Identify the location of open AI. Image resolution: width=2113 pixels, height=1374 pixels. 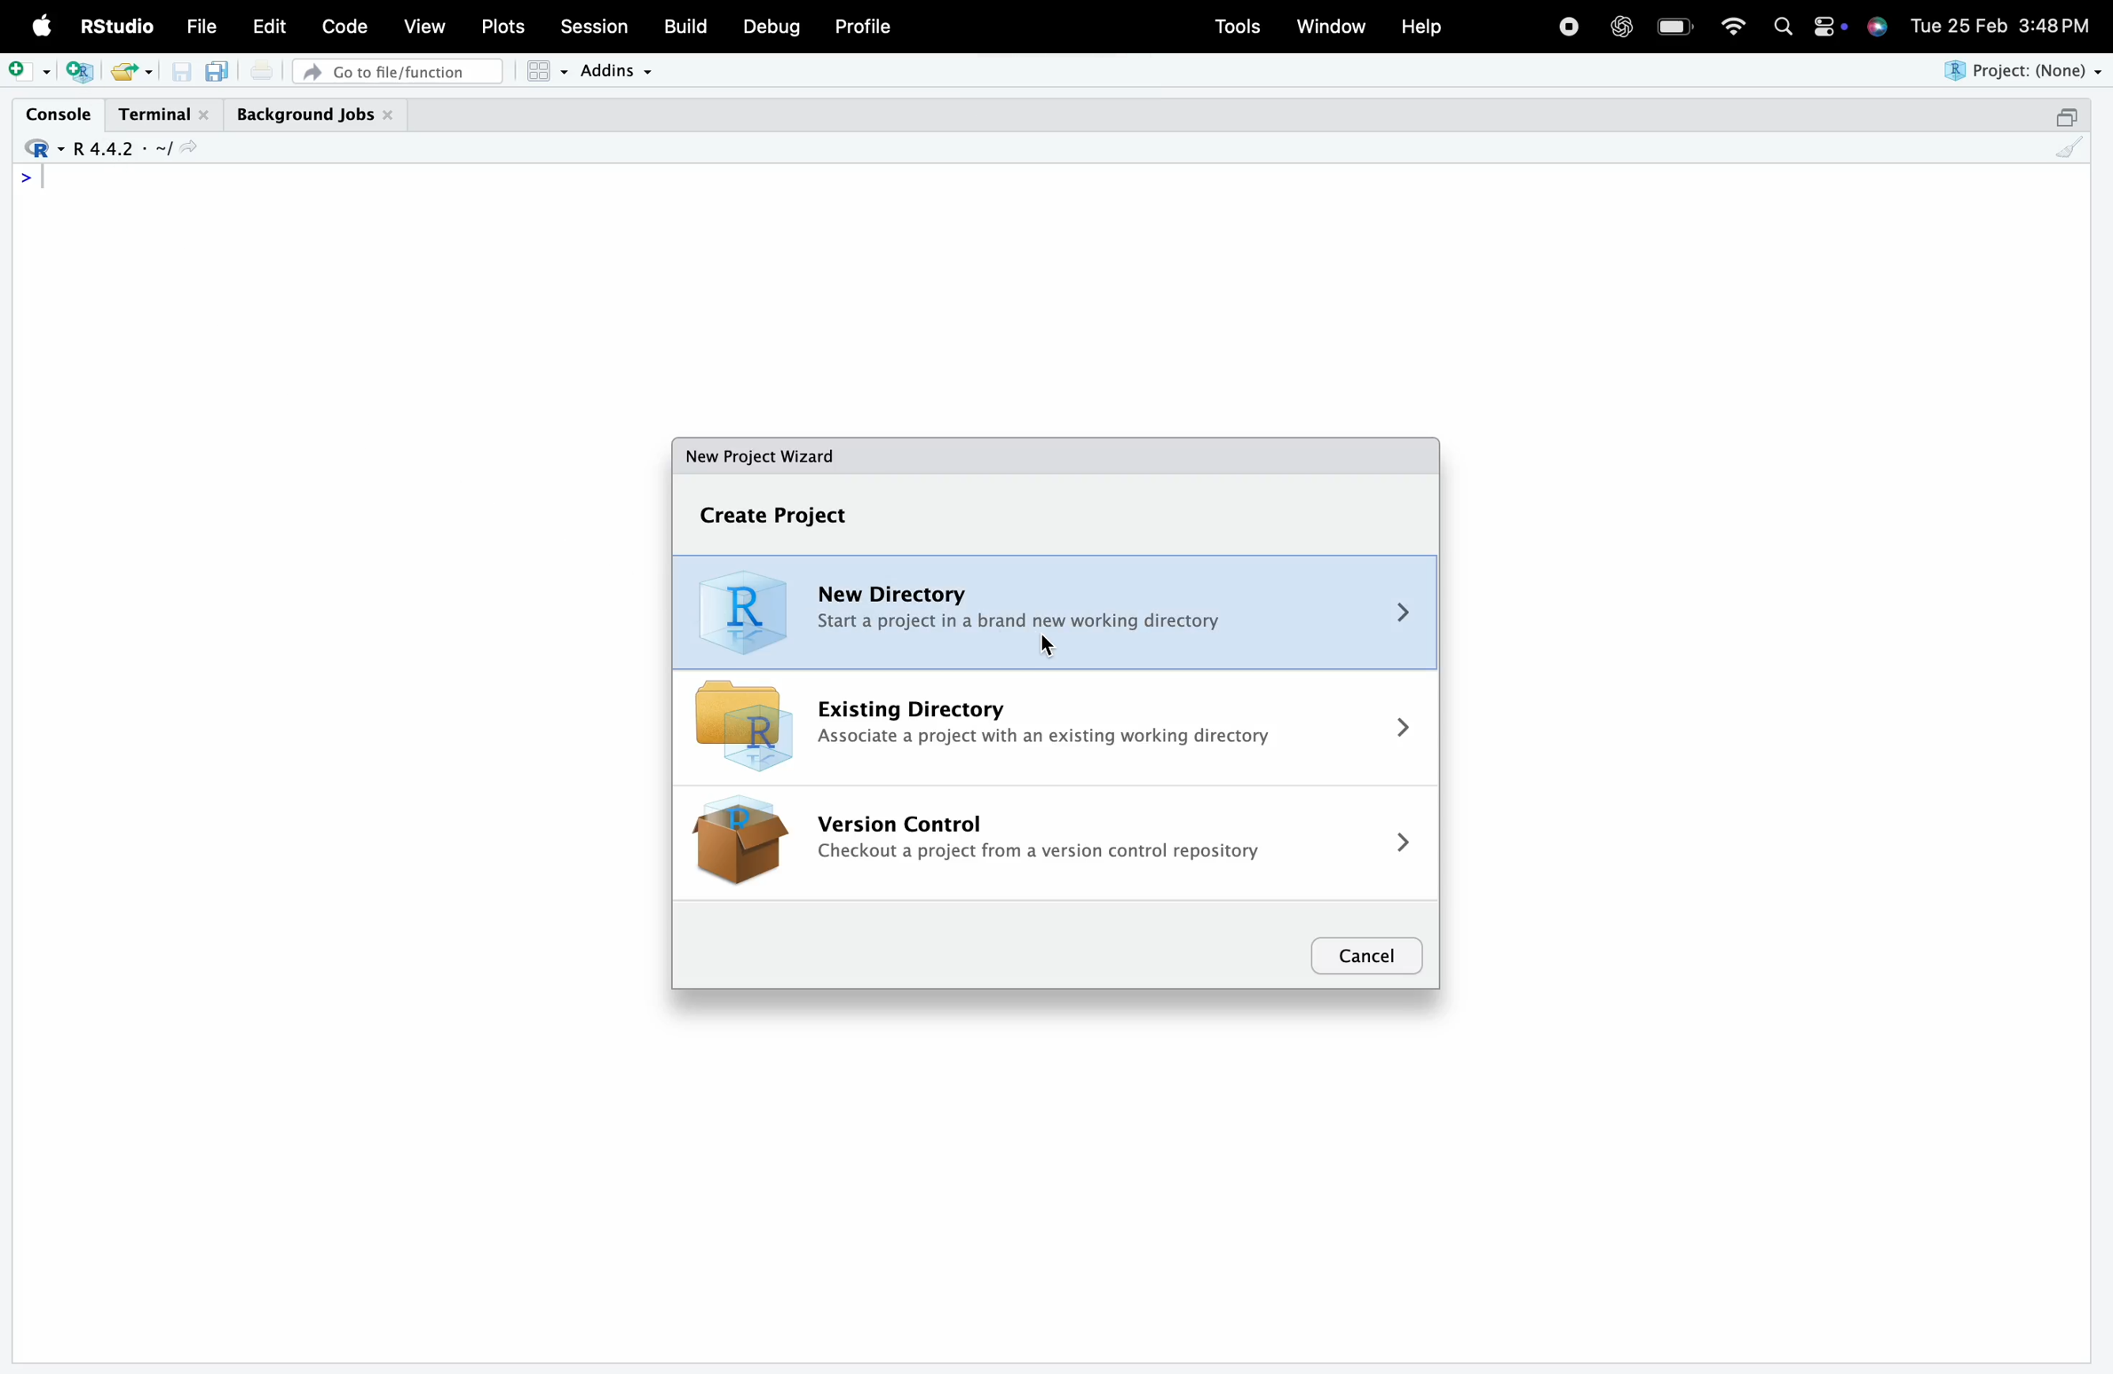
(1620, 27).